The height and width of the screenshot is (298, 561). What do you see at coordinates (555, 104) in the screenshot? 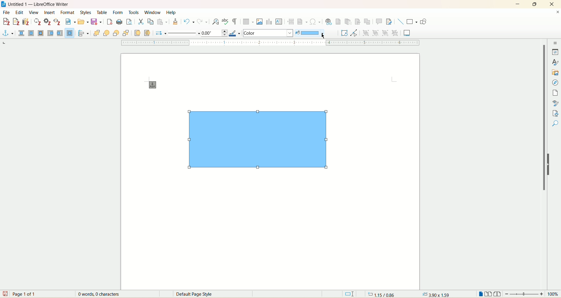
I see `style inspector` at bounding box center [555, 104].